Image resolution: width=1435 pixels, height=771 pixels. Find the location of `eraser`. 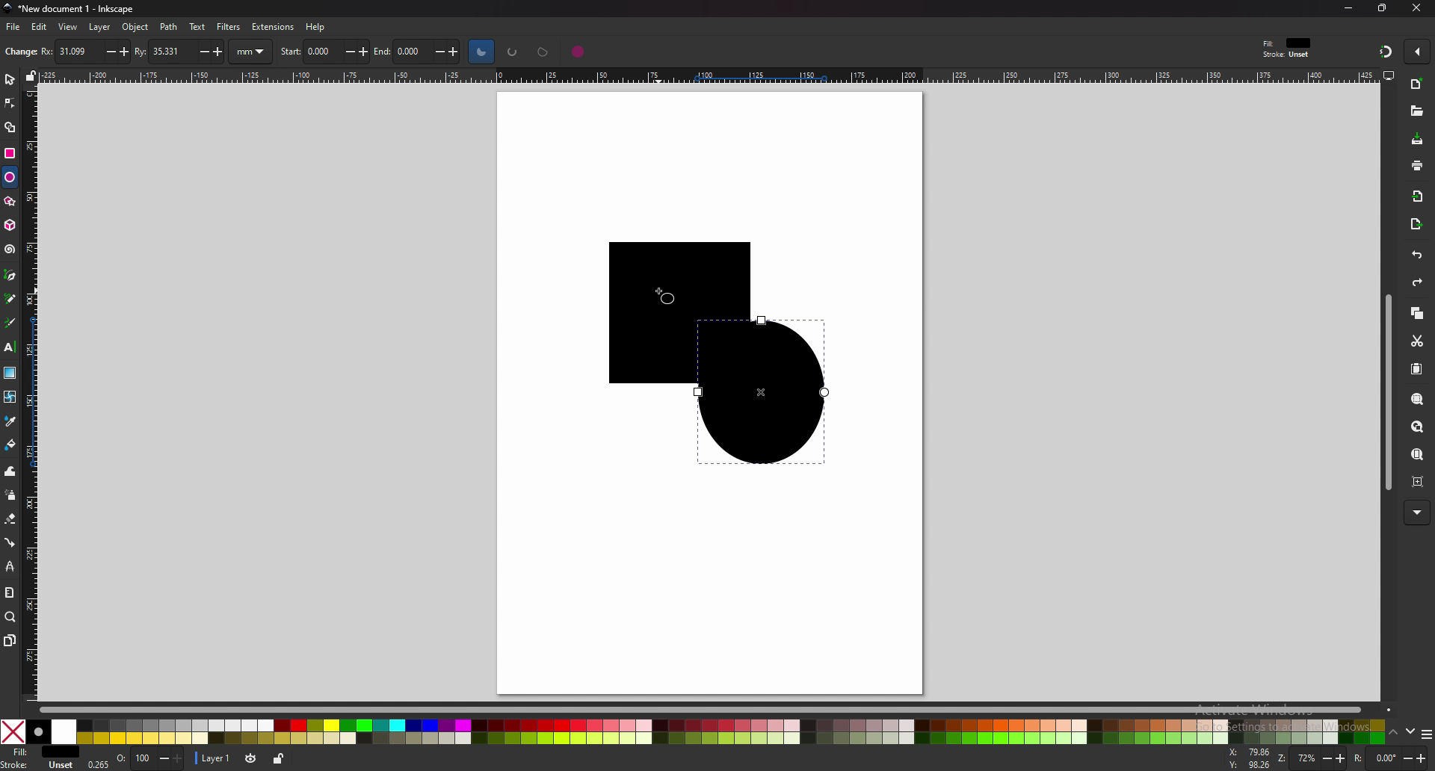

eraser is located at coordinates (10, 518).